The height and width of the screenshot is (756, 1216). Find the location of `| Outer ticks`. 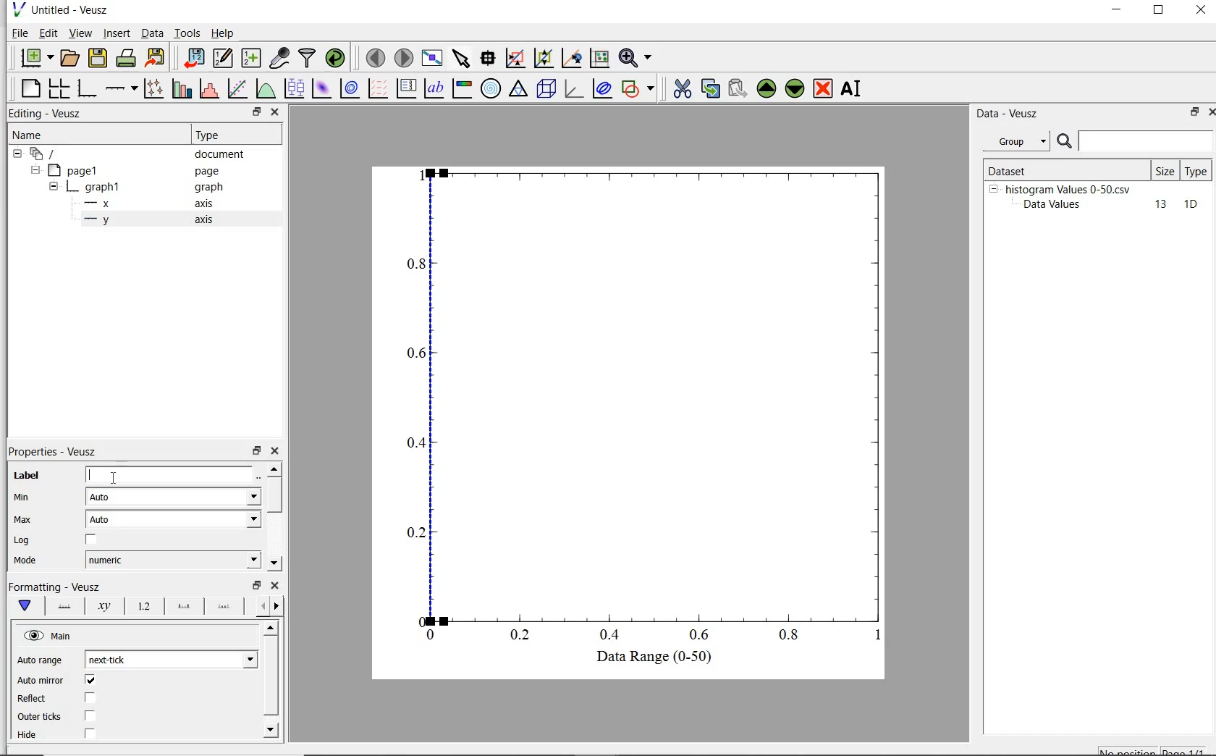

| Outer ticks is located at coordinates (41, 716).